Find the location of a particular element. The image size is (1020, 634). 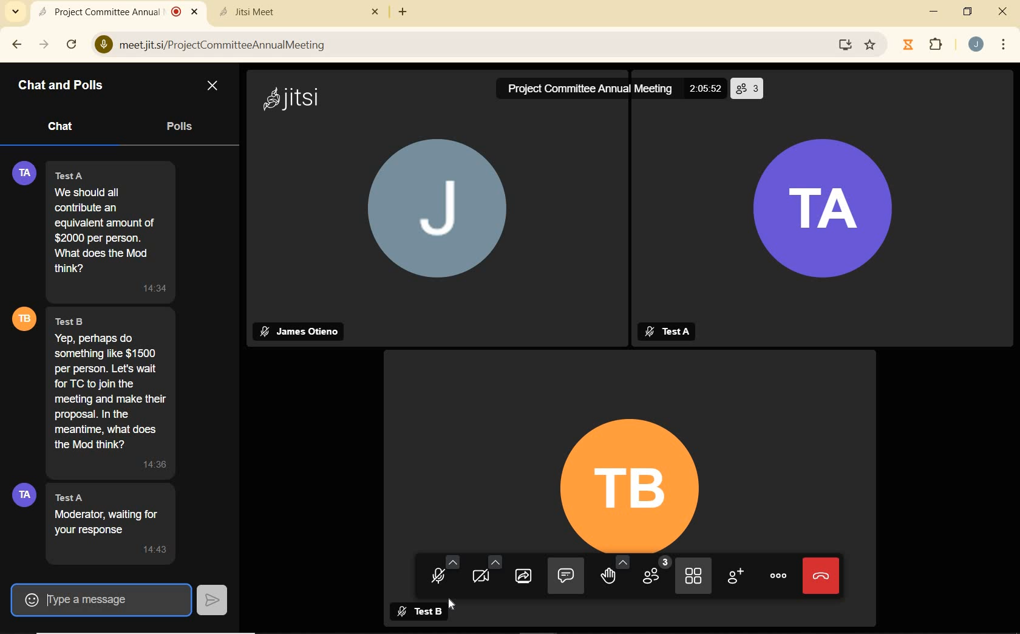

close is located at coordinates (378, 12).